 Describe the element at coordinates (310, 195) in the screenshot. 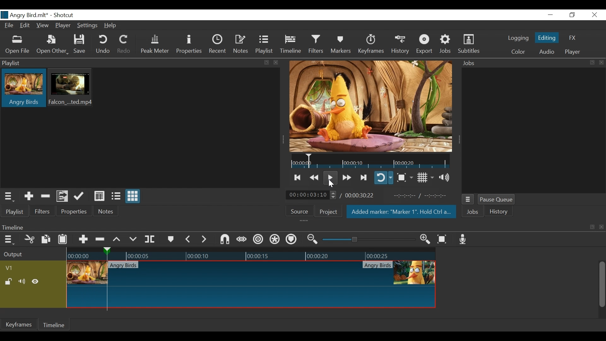

I see `Current position` at that location.